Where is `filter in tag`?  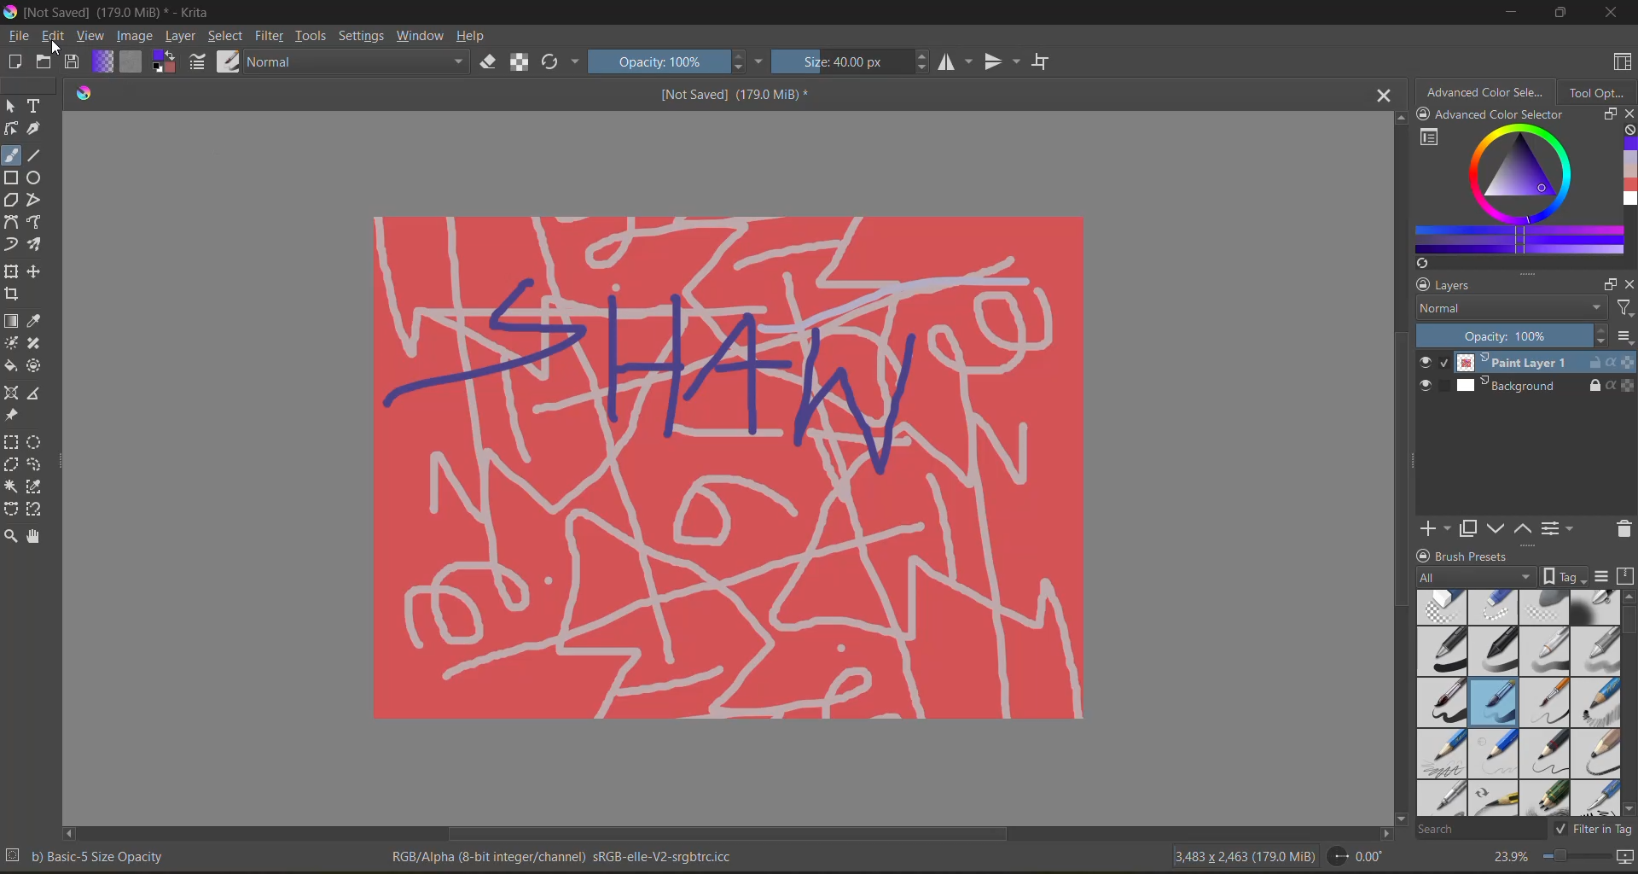
filter in tag is located at coordinates (1596, 830).